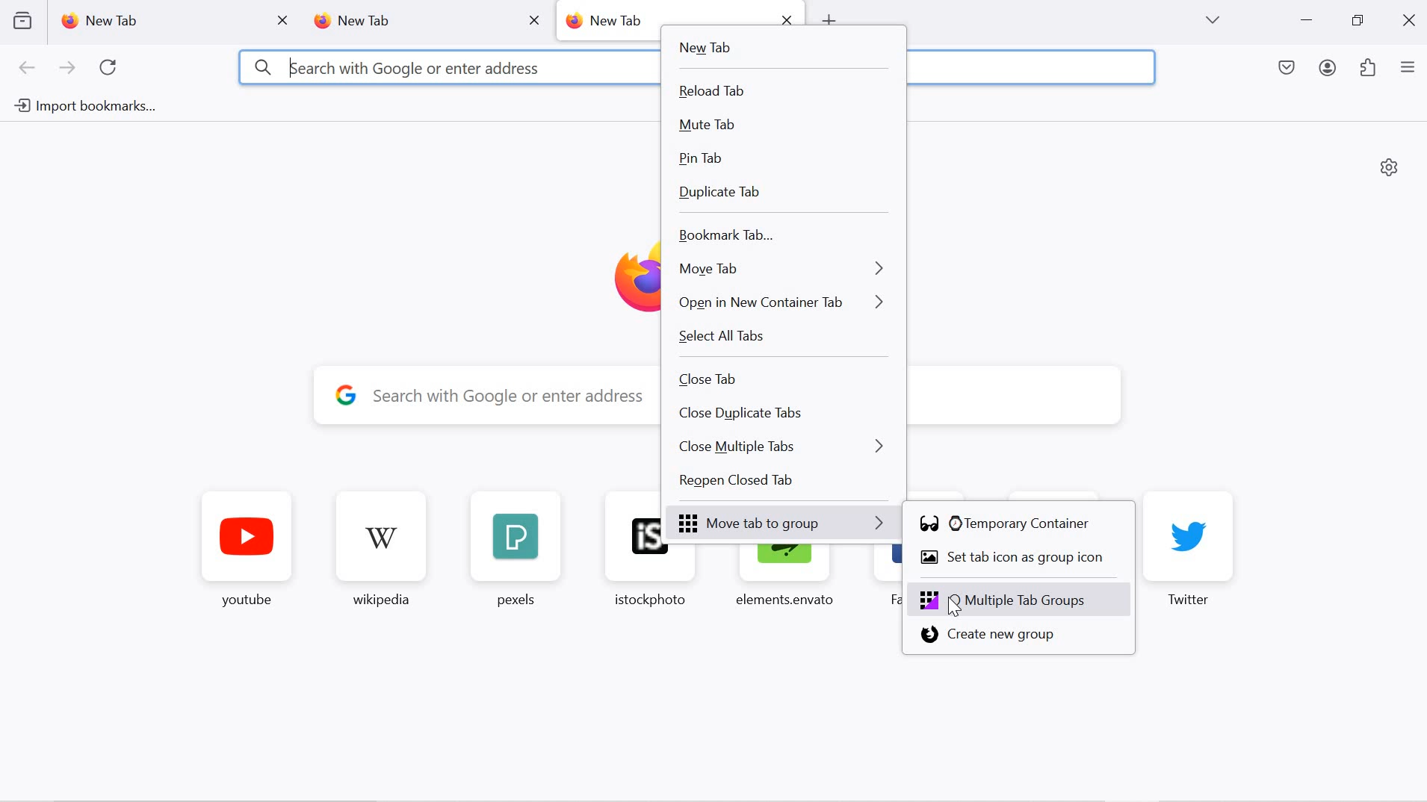 Image resolution: width=1427 pixels, height=802 pixels. Describe the element at coordinates (781, 50) in the screenshot. I see `new tab` at that location.